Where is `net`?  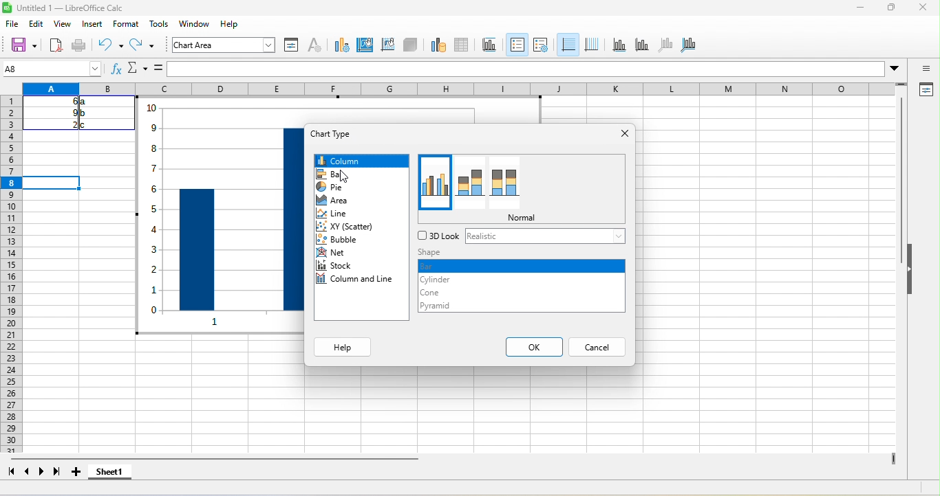
net is located at coordinates (340, 253).